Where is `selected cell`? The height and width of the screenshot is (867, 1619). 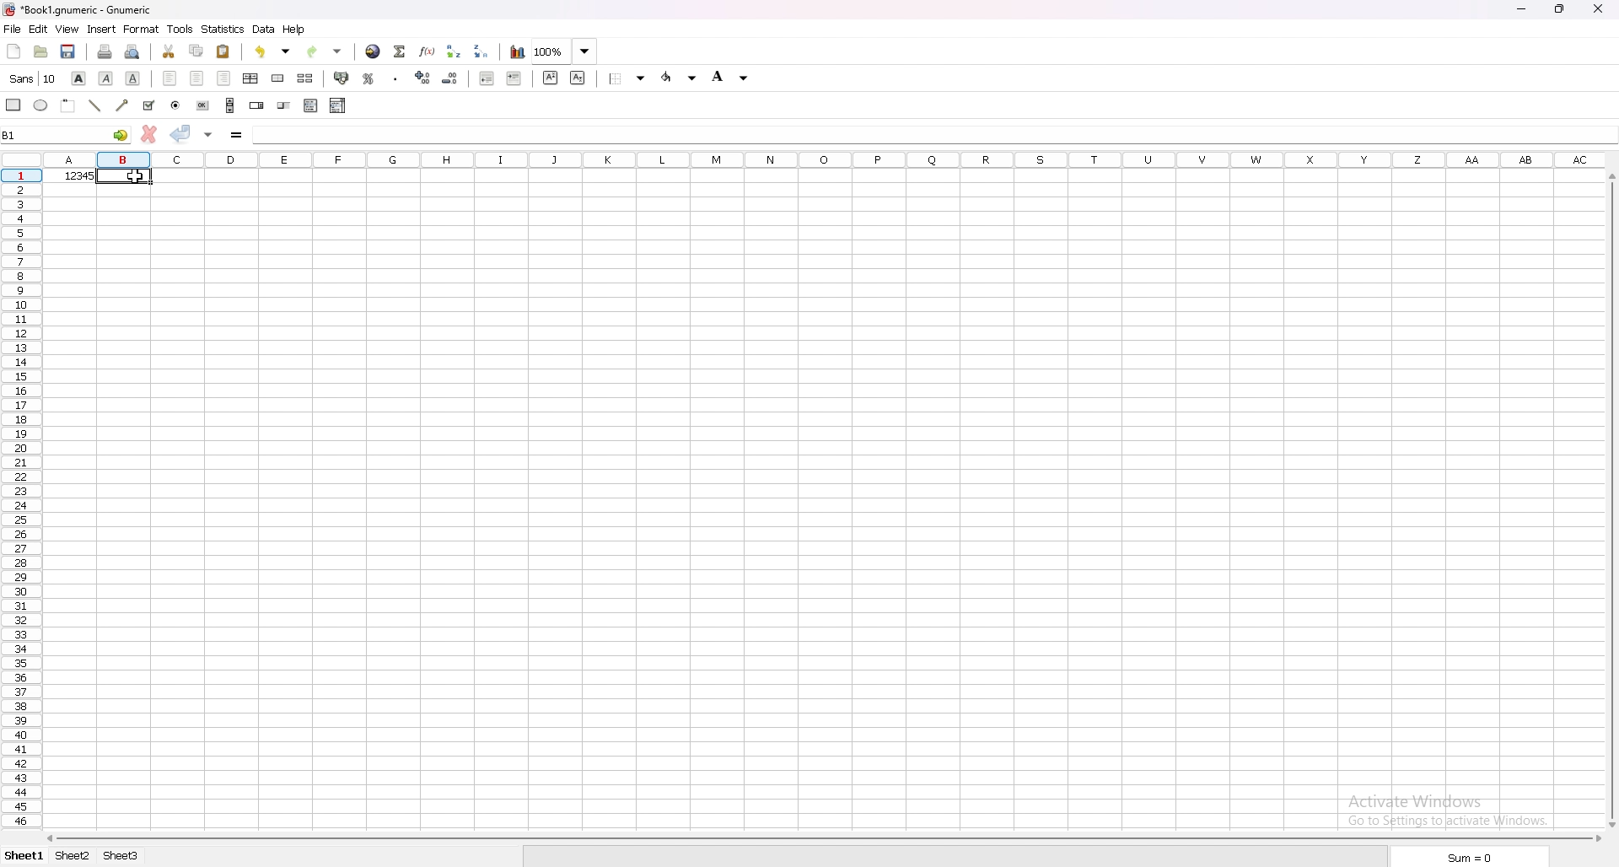 selected cell is located at coordinates (94, 136).